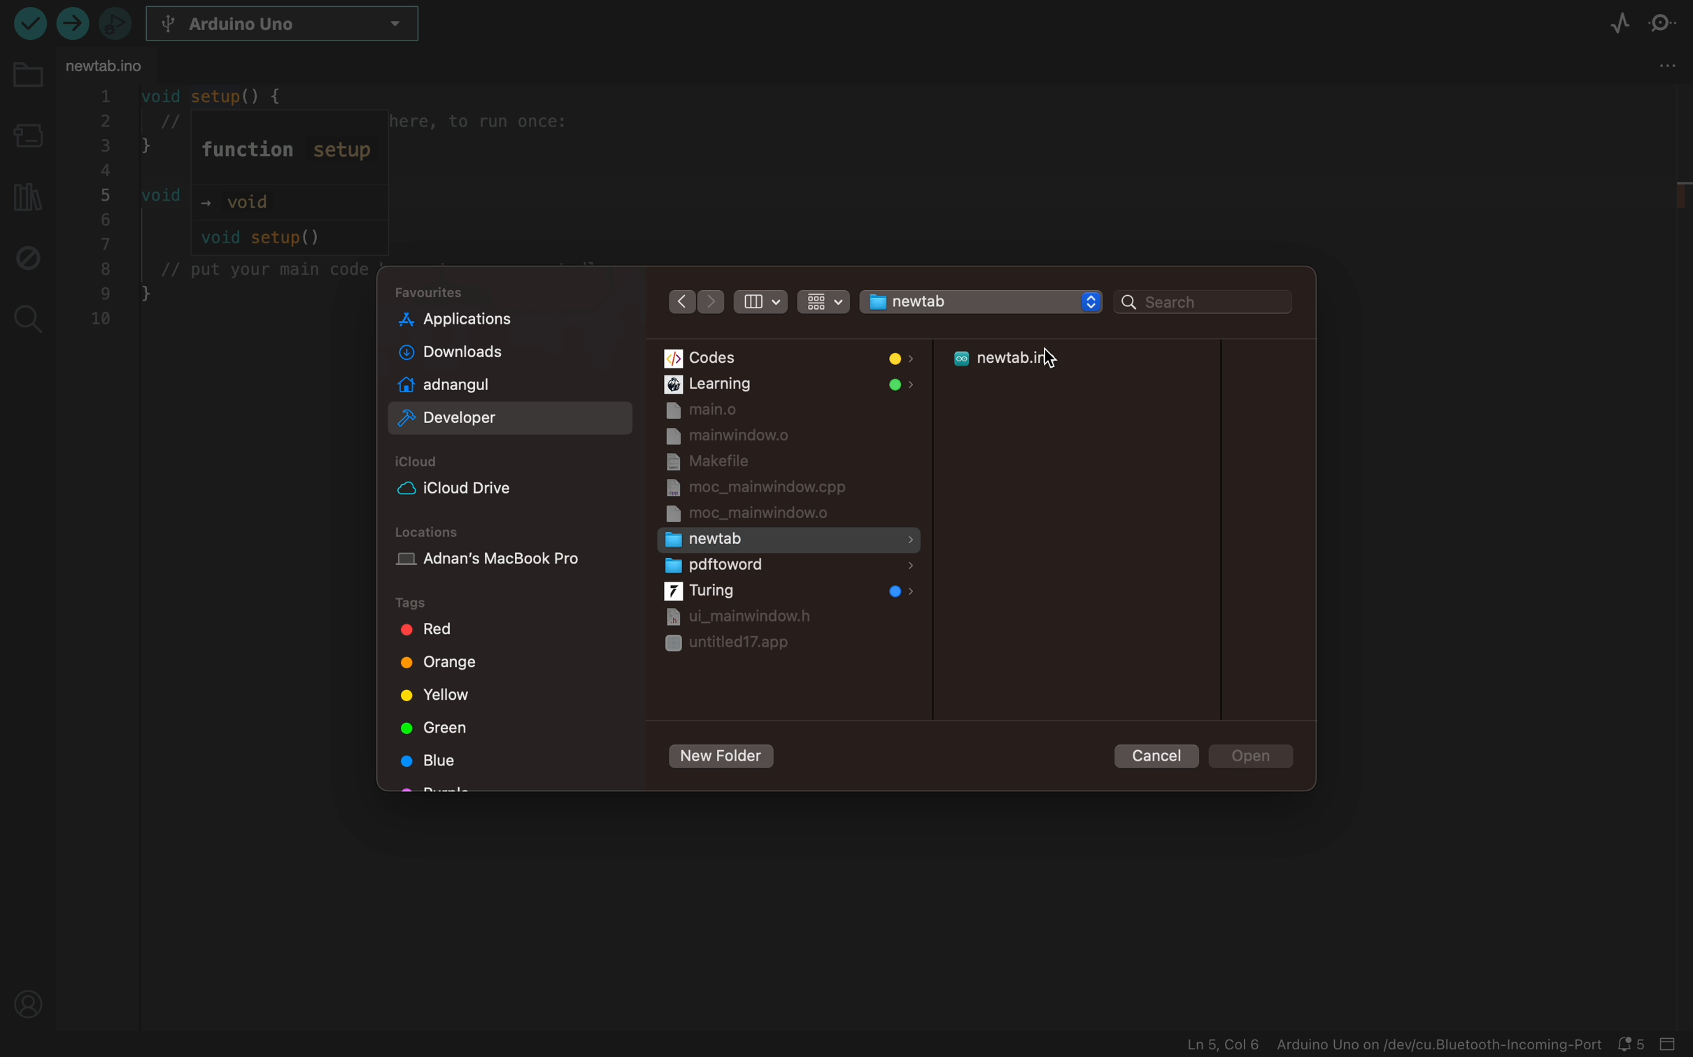 This screenshot has height=1057, width=1693. What do you see at coordinates (26, 256) in the screenshot?
I see `debug` at bounding box center [26, 256].